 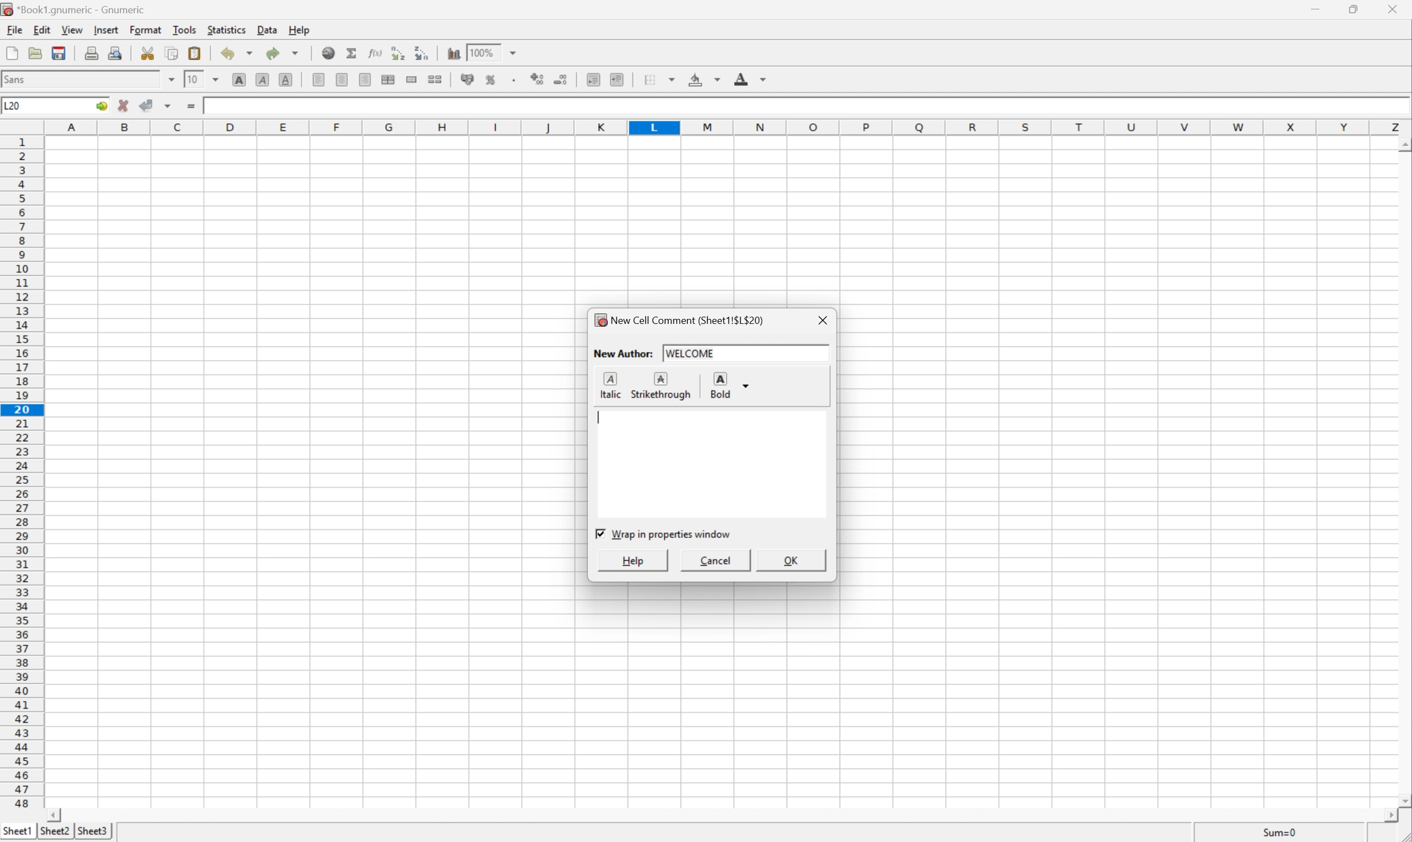 I want to click on Help, so click(x=630, y=560).